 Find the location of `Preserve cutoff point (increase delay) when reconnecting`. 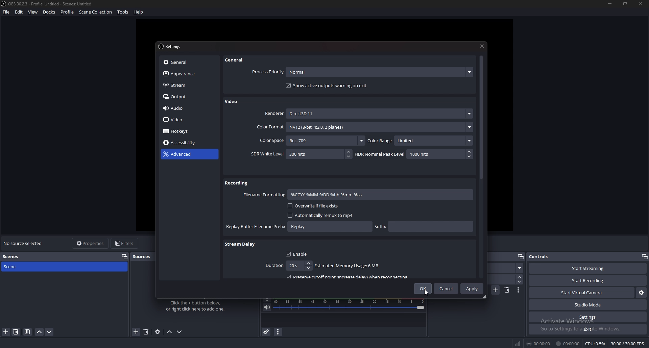

Preserve cutoff point (increase delay) when reconnecting is located at coordinates (348, 276).